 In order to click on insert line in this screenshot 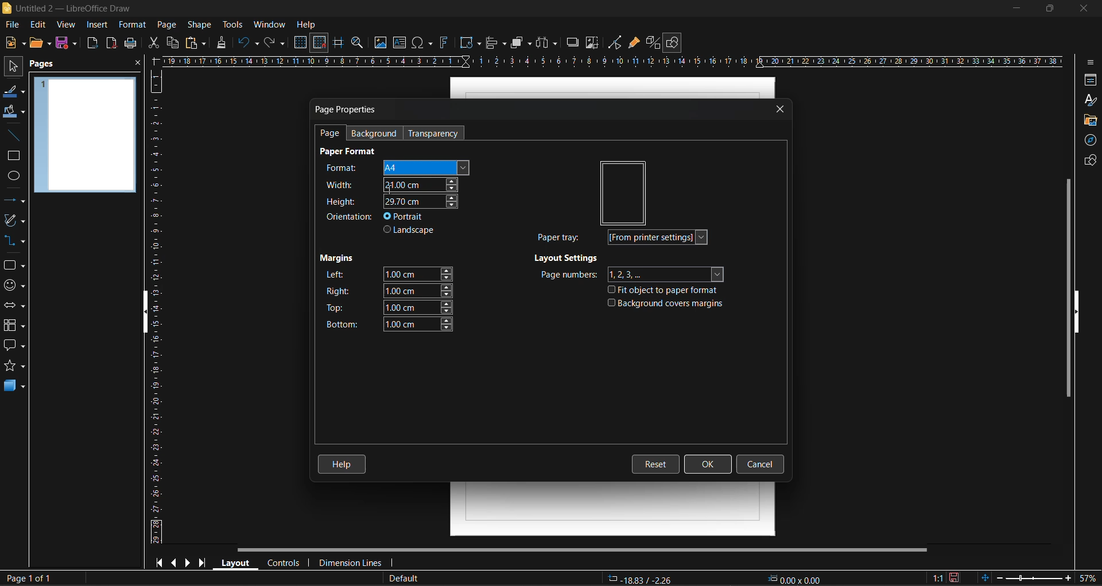, I will do `click(11, 136)`.